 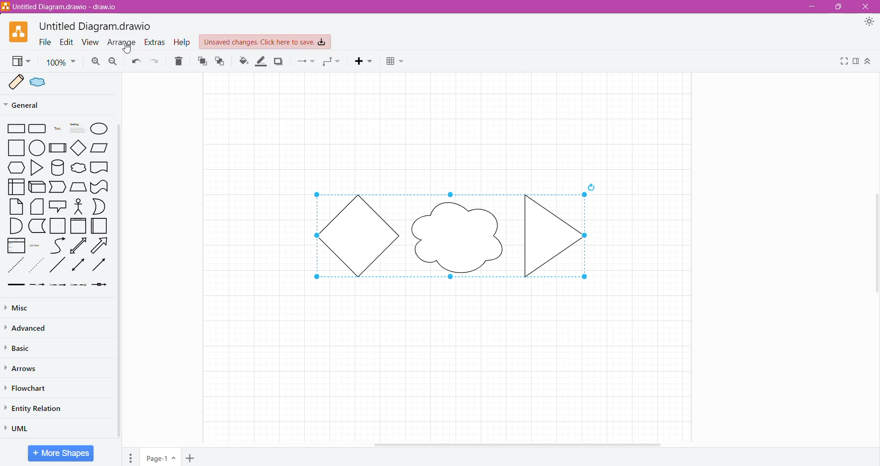 What do you see at coordinates (129, 48) in the screenshot?
I see `CURSOR` at bounding box center [129, 48].